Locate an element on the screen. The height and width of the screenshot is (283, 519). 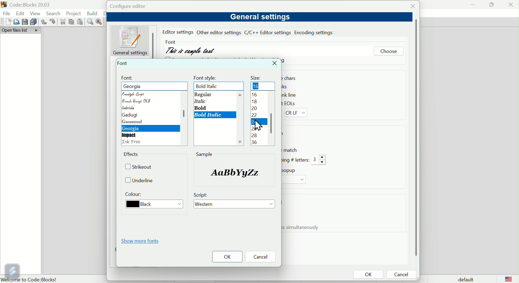
Encoding settings is located at coordinates (315, 32).